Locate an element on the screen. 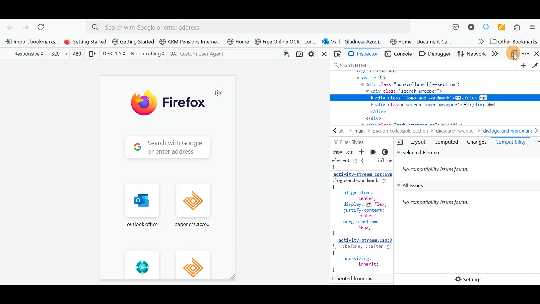 The width and height of the screenshot is (540, 304). Create new node is located at coordinates (522, 66).